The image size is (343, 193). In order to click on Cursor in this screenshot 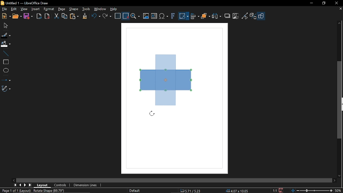, I will do `click(153, 114)`.